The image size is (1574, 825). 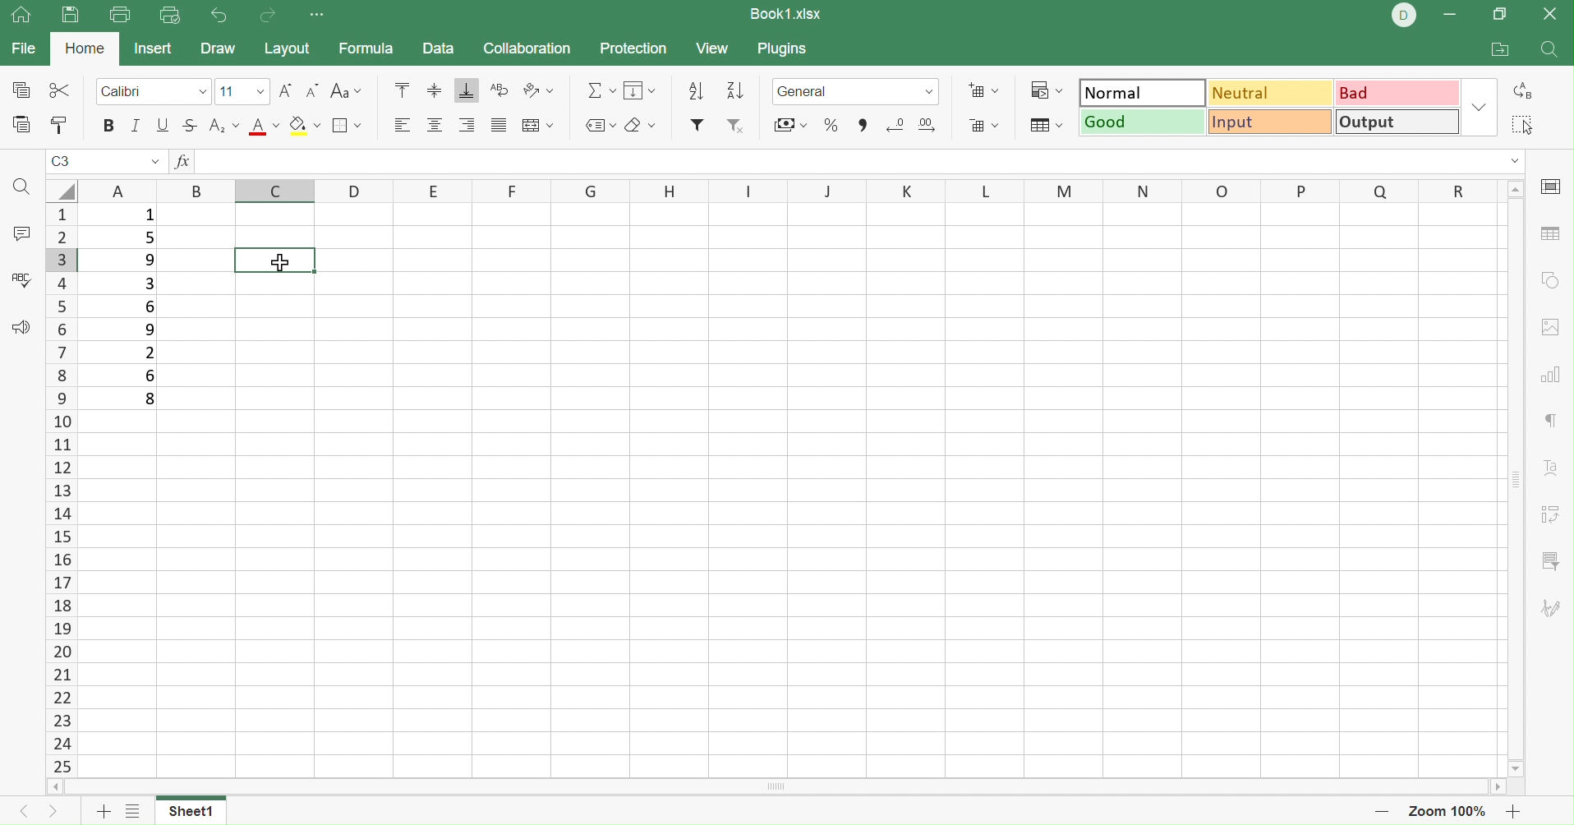 What do you see at coordinates (20, 16) in the screenshot?
I see `Show main window` at bounding box center [20, 16].